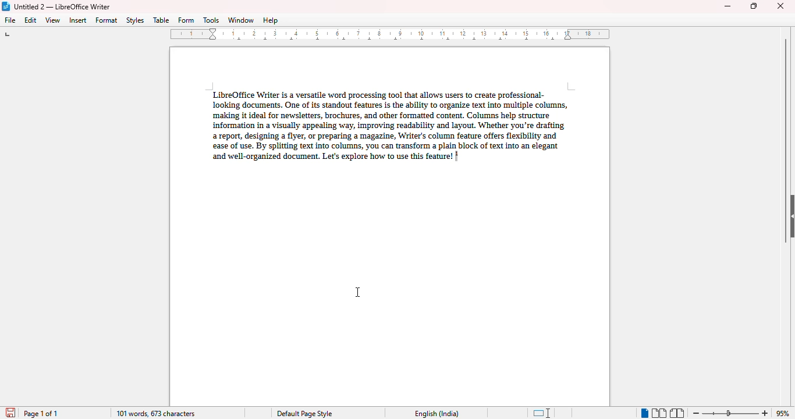 Image resolution: width=795 pixels, height=419 pixels. Describe the element at coordinates (186, 20) in the screenshot. I see `form` at that location.